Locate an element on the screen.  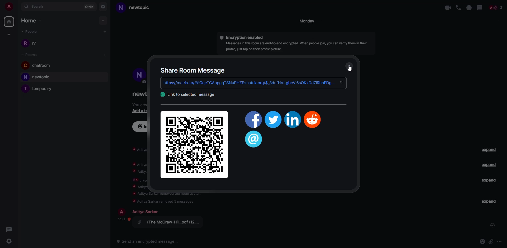
add is located at coordinates (105, 31).